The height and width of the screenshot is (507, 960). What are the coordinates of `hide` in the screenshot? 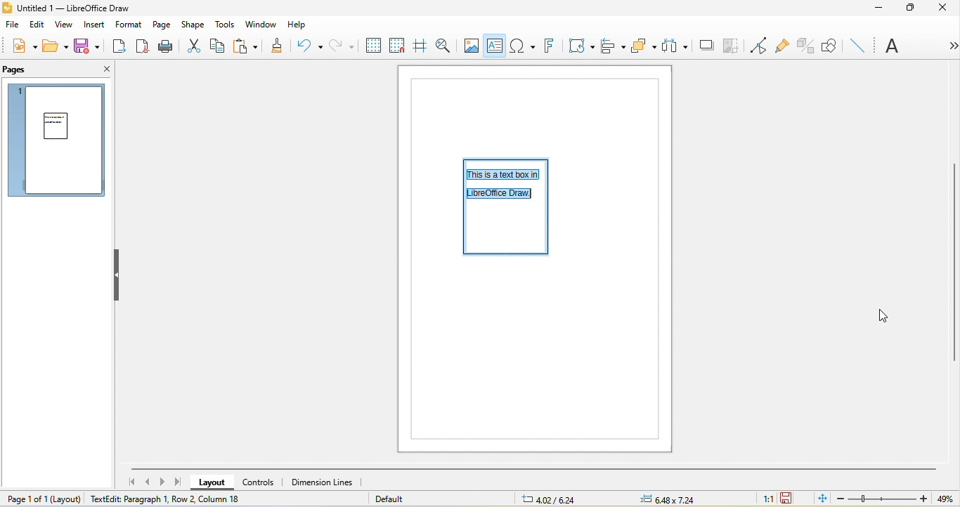 It's located at (118, 275).